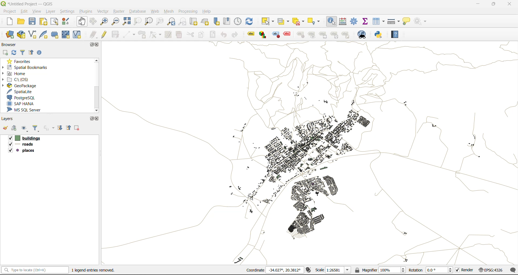  I want to click on c\:os, so click(19, 80).